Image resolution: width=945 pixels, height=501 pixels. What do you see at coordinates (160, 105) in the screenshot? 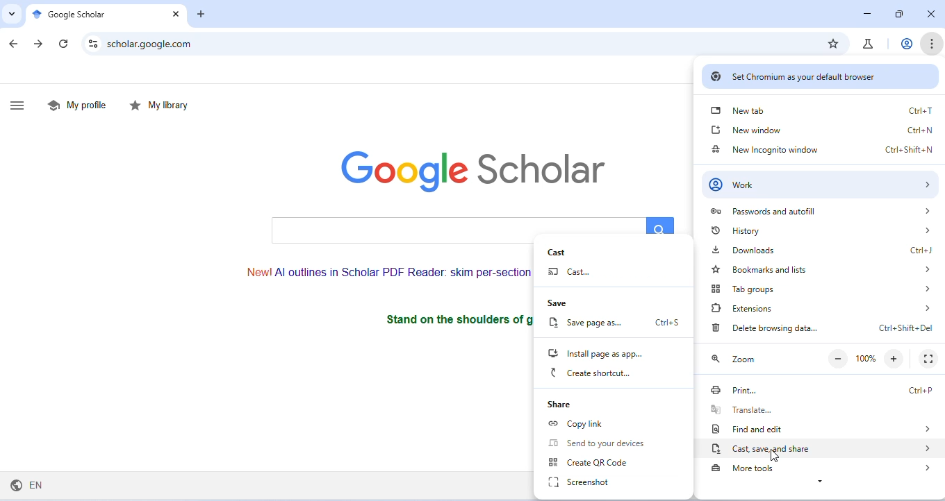
I see `my library` at bounding box center [160, 105].